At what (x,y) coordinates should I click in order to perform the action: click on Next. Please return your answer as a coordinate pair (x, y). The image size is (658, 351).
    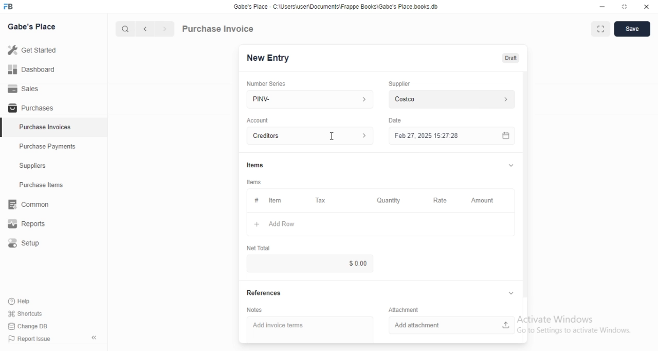
    Looking at the image, I should click on (166, 29).